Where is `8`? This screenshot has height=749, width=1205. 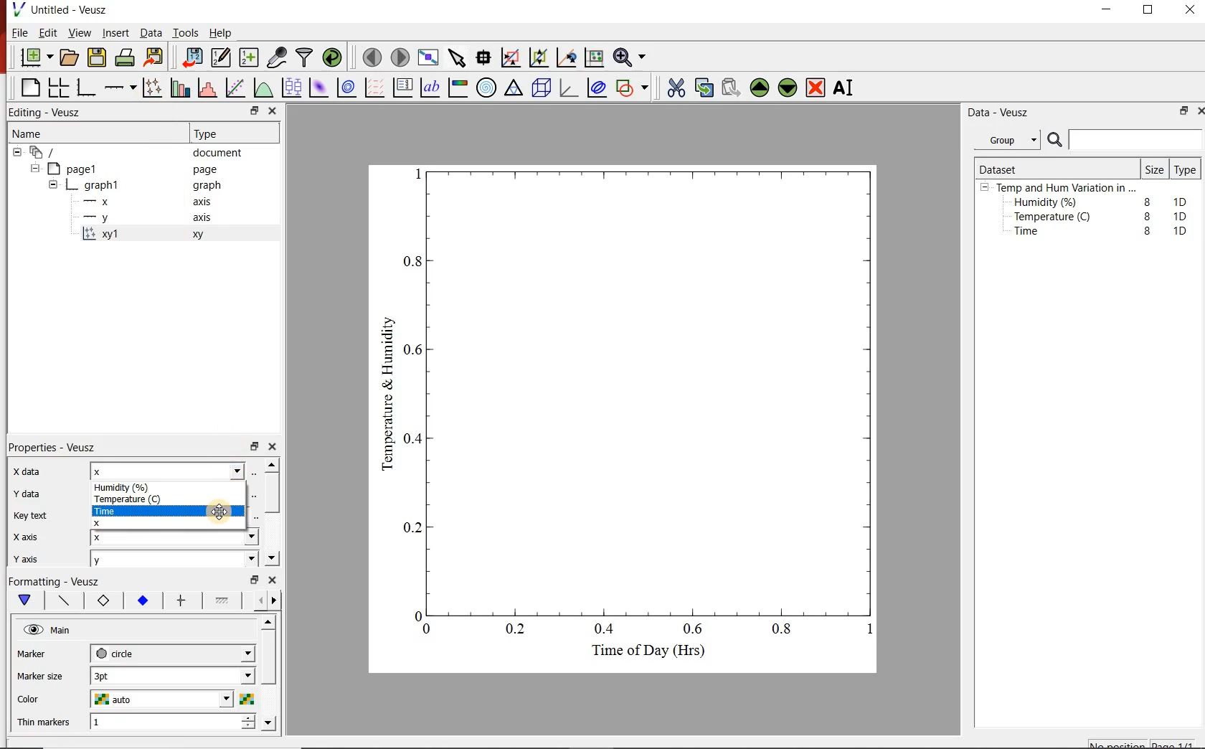 8 is located at coordinates (1148, 231).